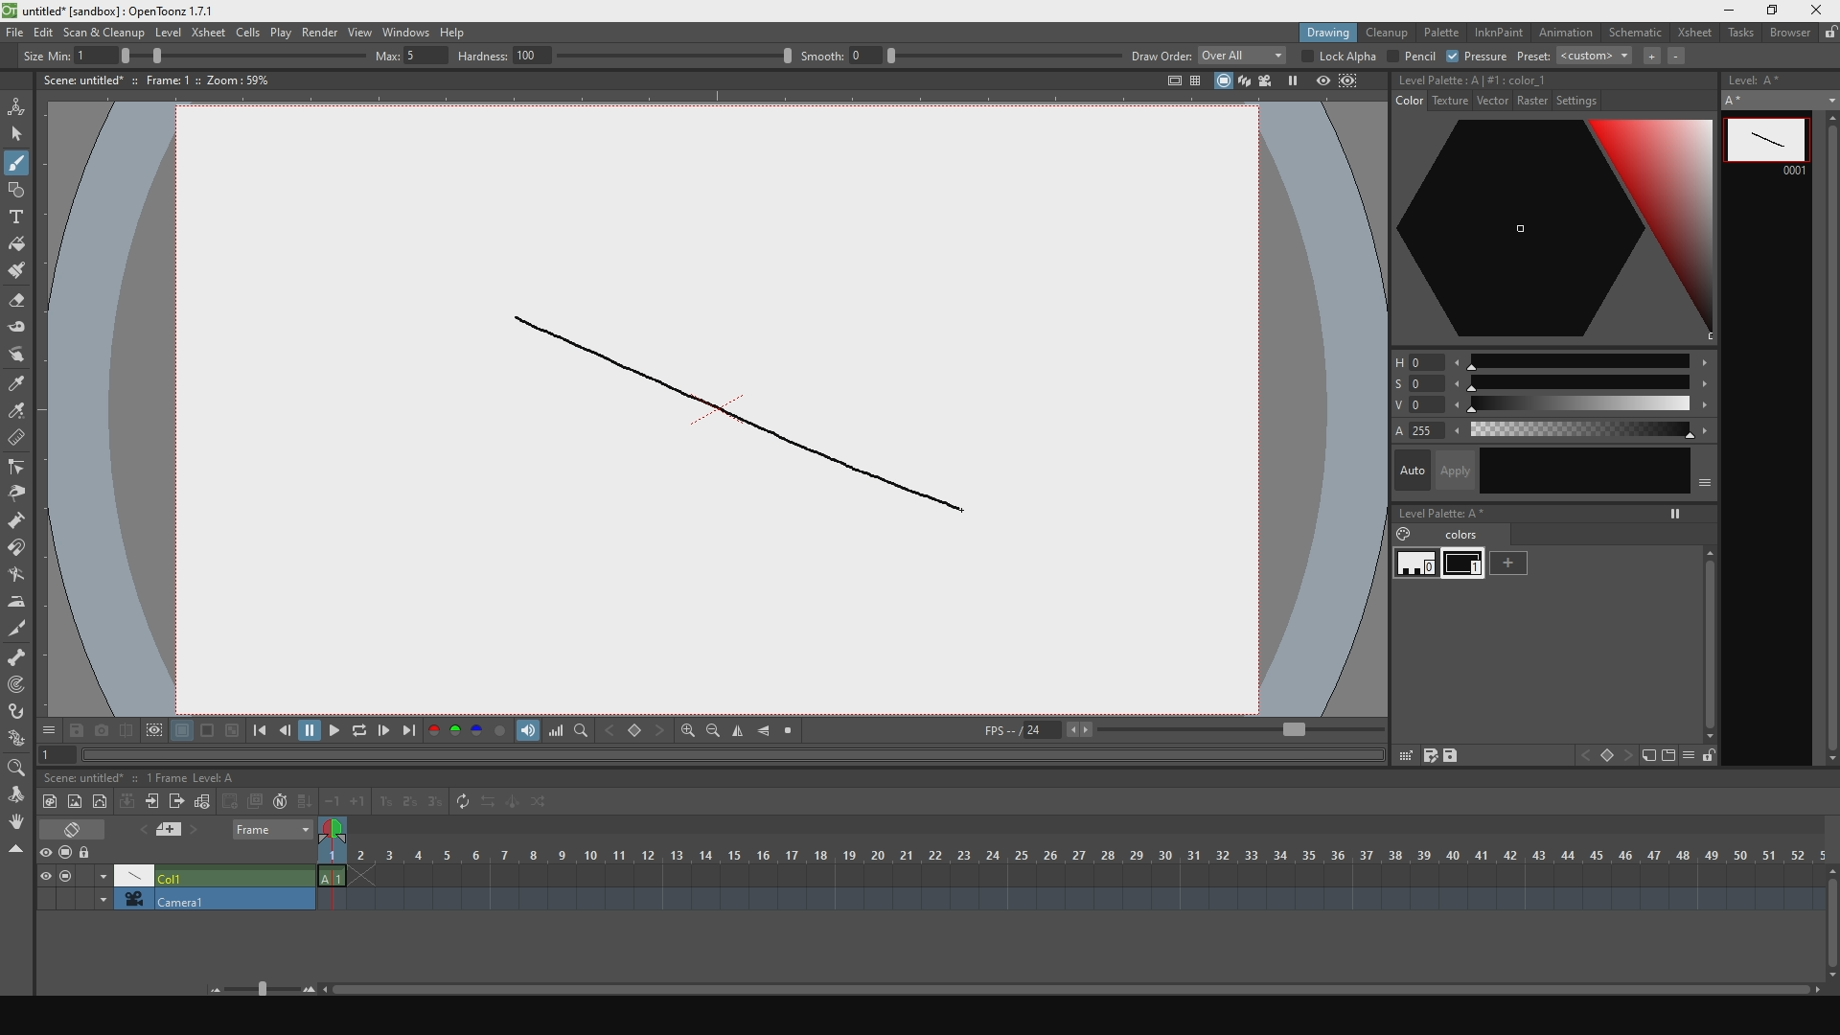  What do you see at coordinates (48, 852) in the screenshot?
I see `preview` at bounding box center [48, 852].